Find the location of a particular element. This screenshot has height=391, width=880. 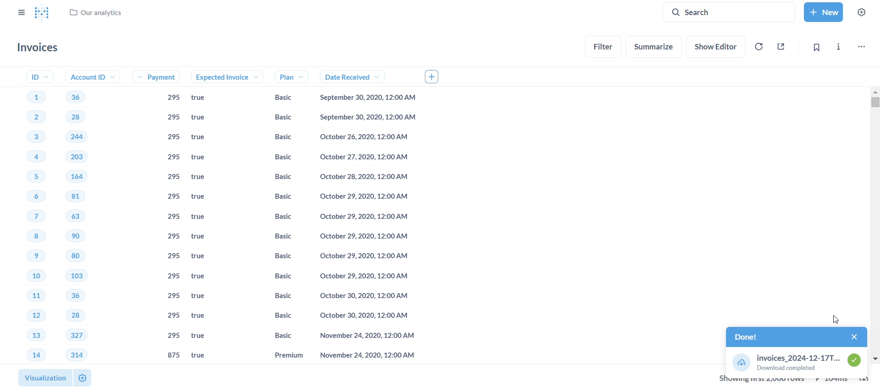

October 30, 2020, 12:00 AM is located at coordinates (362, 315).